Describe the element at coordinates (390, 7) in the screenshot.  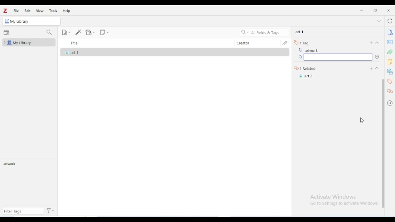
I see `Close` at that location.